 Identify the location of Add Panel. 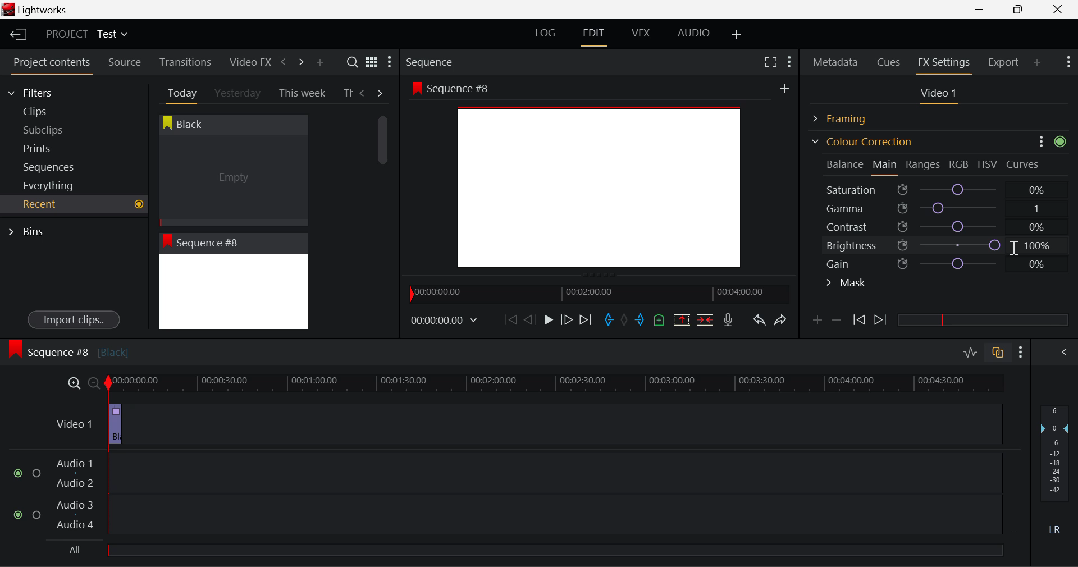
(319, 63).